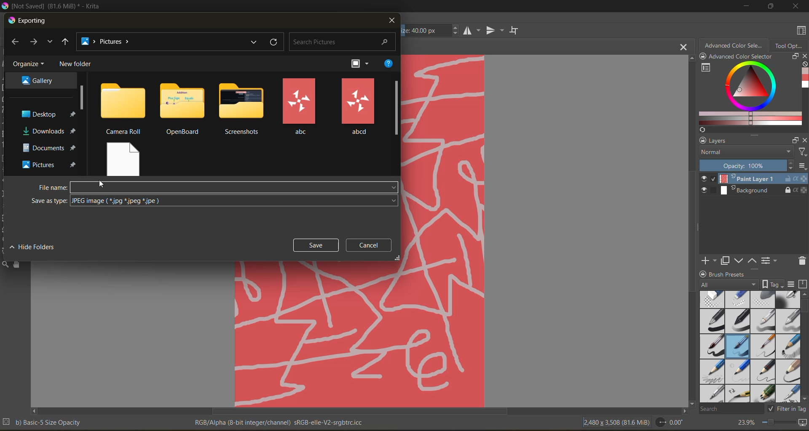 The image size is (809, 431). I want to click on layer, so click(754, 191).